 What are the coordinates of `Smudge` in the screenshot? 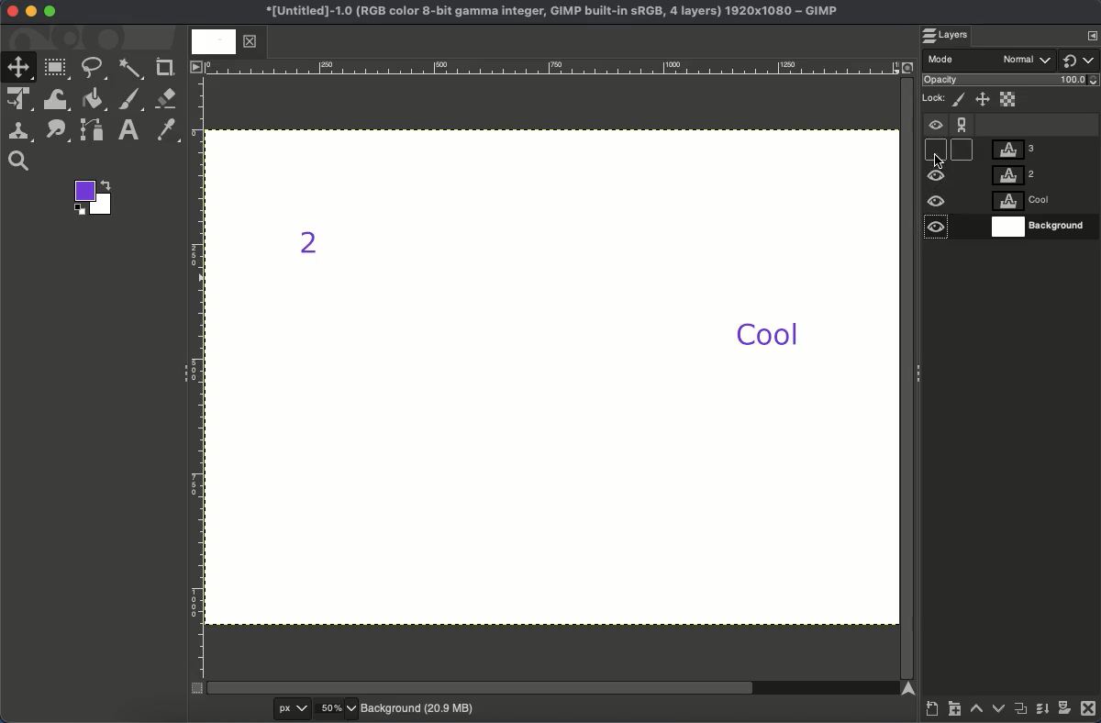 It's located at (56, 131).